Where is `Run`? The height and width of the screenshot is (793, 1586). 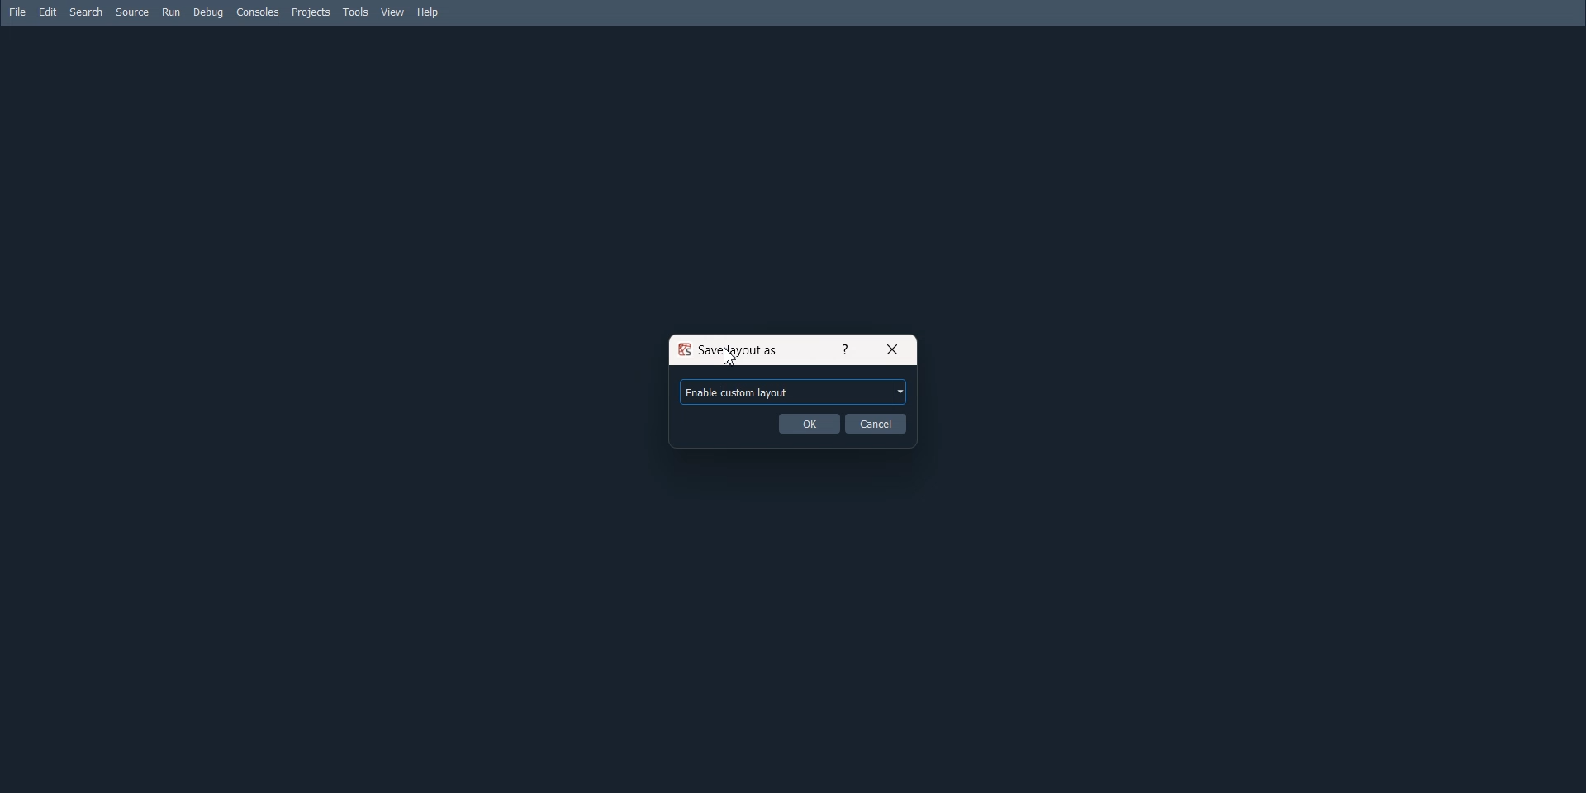 Run is located at coordinates (171, 12).